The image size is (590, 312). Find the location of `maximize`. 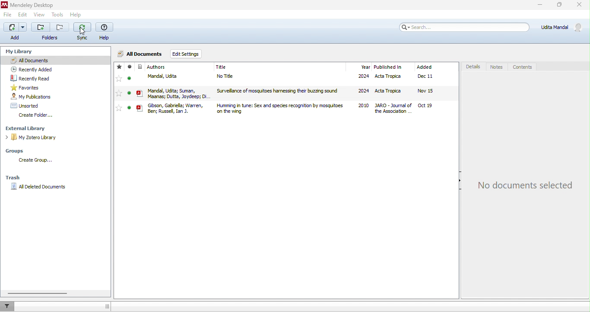

maximize is located at coordinates (562, 5).